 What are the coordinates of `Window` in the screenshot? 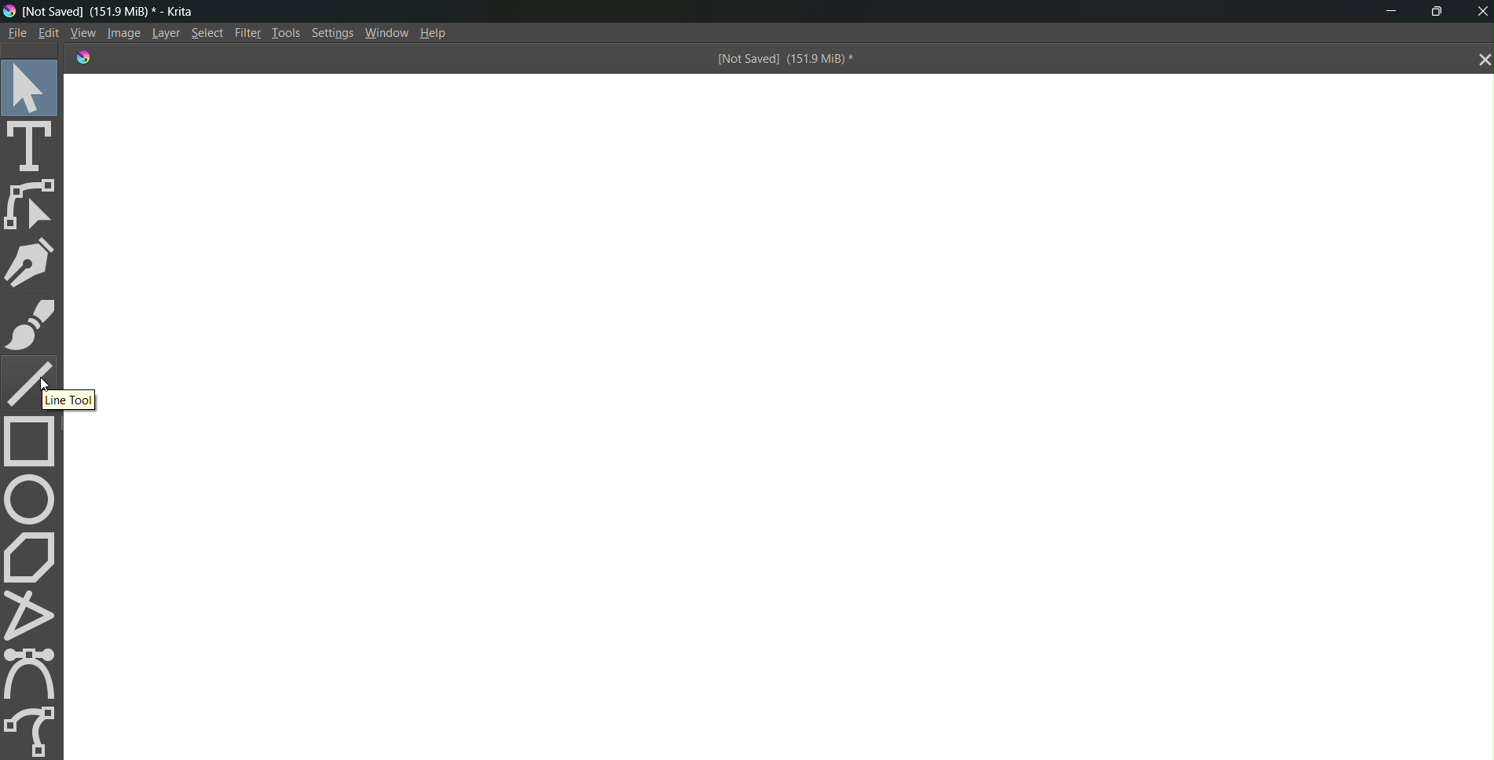 It's located at (386, 33).